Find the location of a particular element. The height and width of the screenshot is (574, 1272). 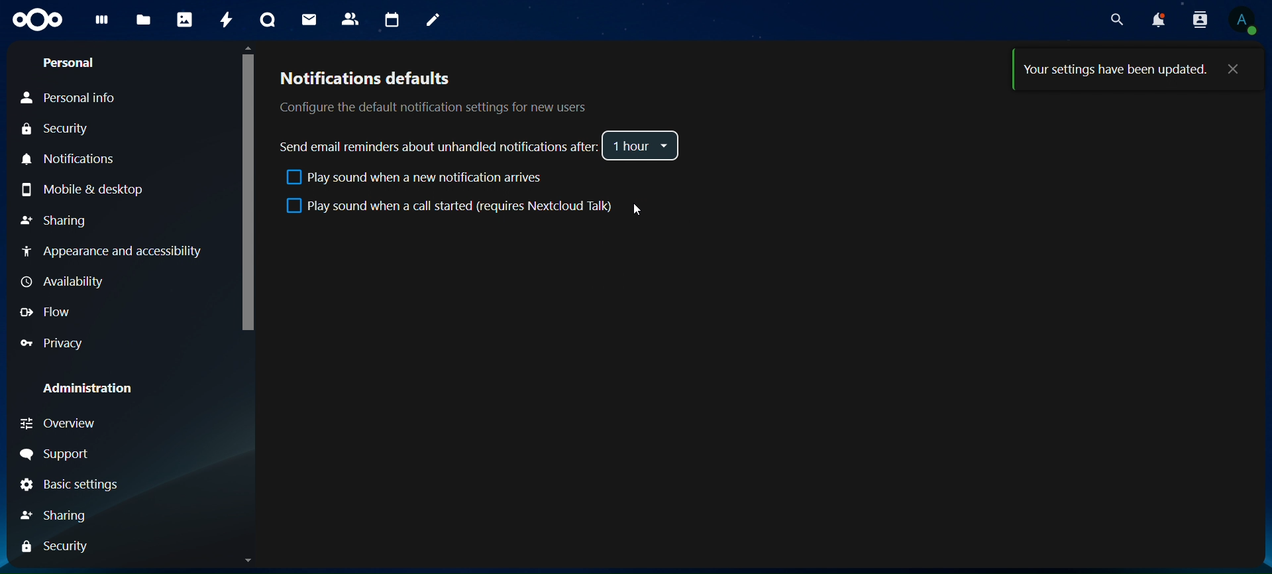

Cursor is located at coordinates (631, 209).